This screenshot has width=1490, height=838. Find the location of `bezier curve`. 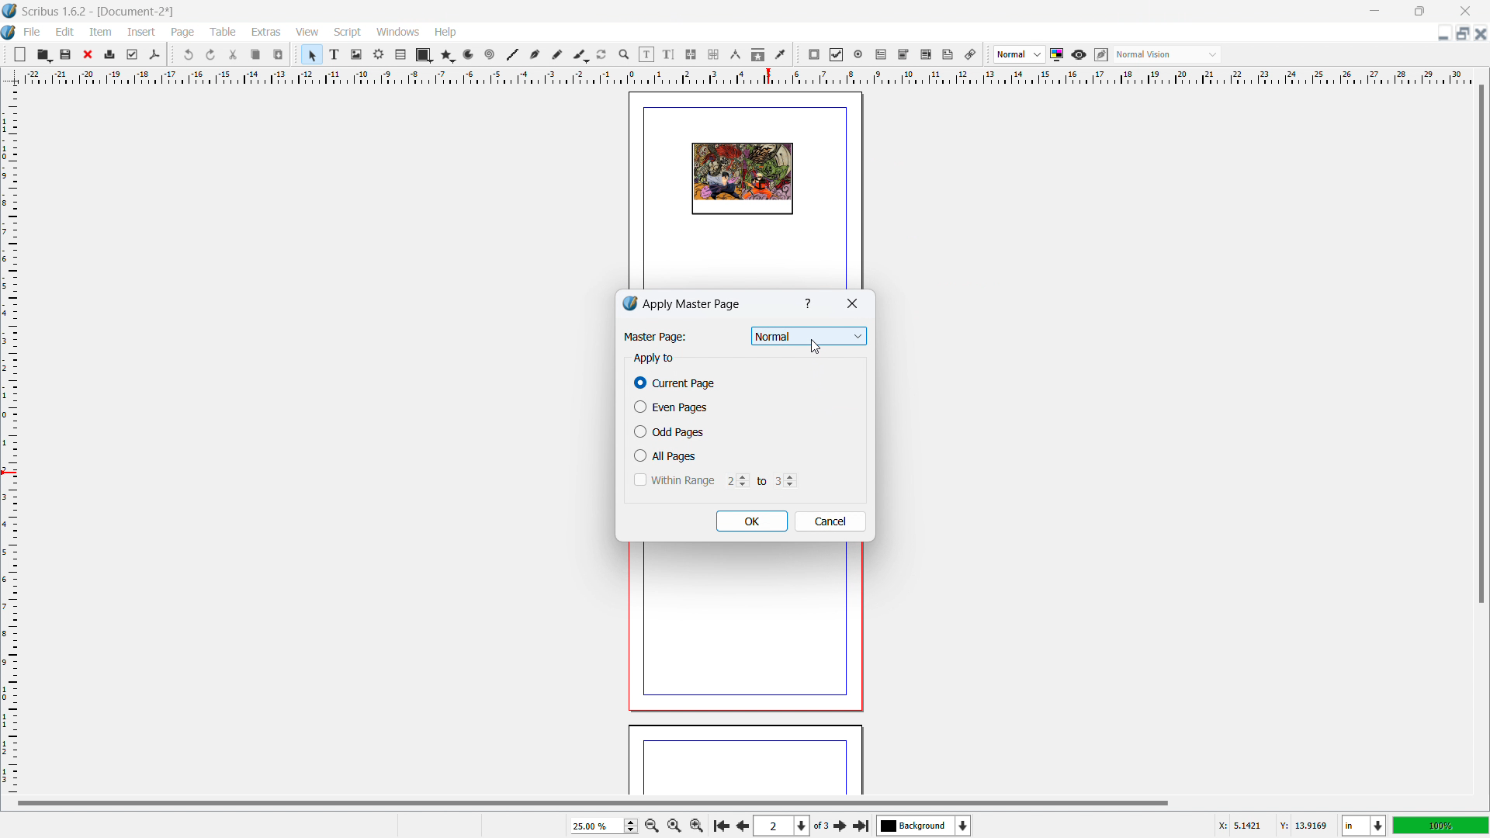

bezier curve is located at coordinates (535, 55).